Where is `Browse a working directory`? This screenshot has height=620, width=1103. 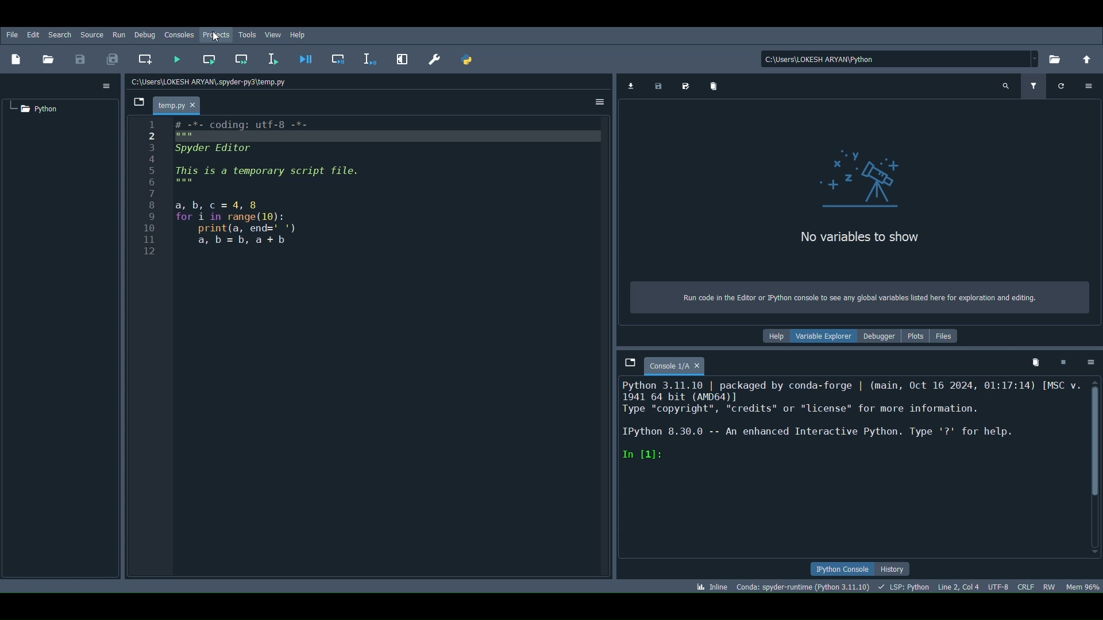
Browse a working directory is located at coordinates (1059, 61).